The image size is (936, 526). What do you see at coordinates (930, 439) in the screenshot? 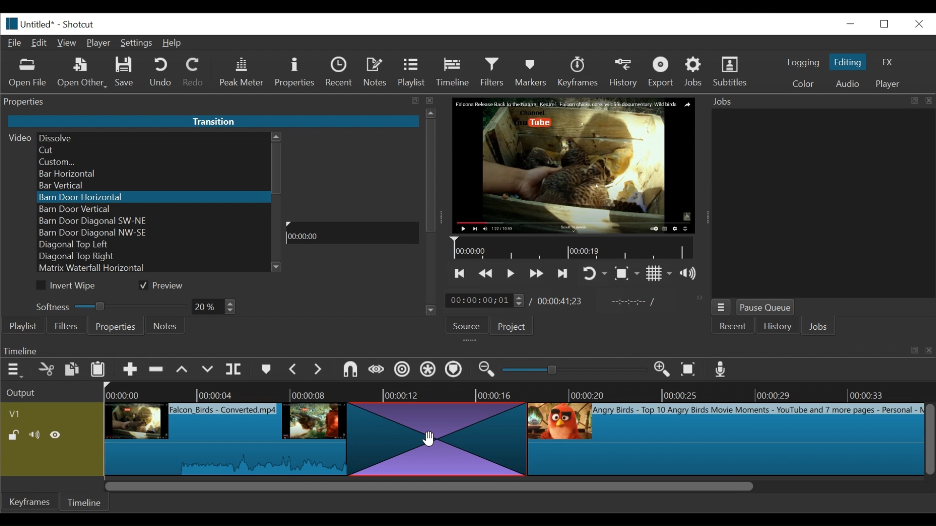
I see `Vertical Scroll bar` at bounding box center [930, 439].